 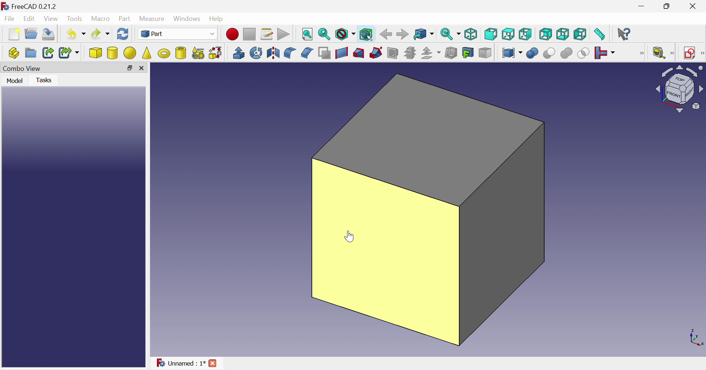 I want to click on Fit all, so click(x=306, y=35).